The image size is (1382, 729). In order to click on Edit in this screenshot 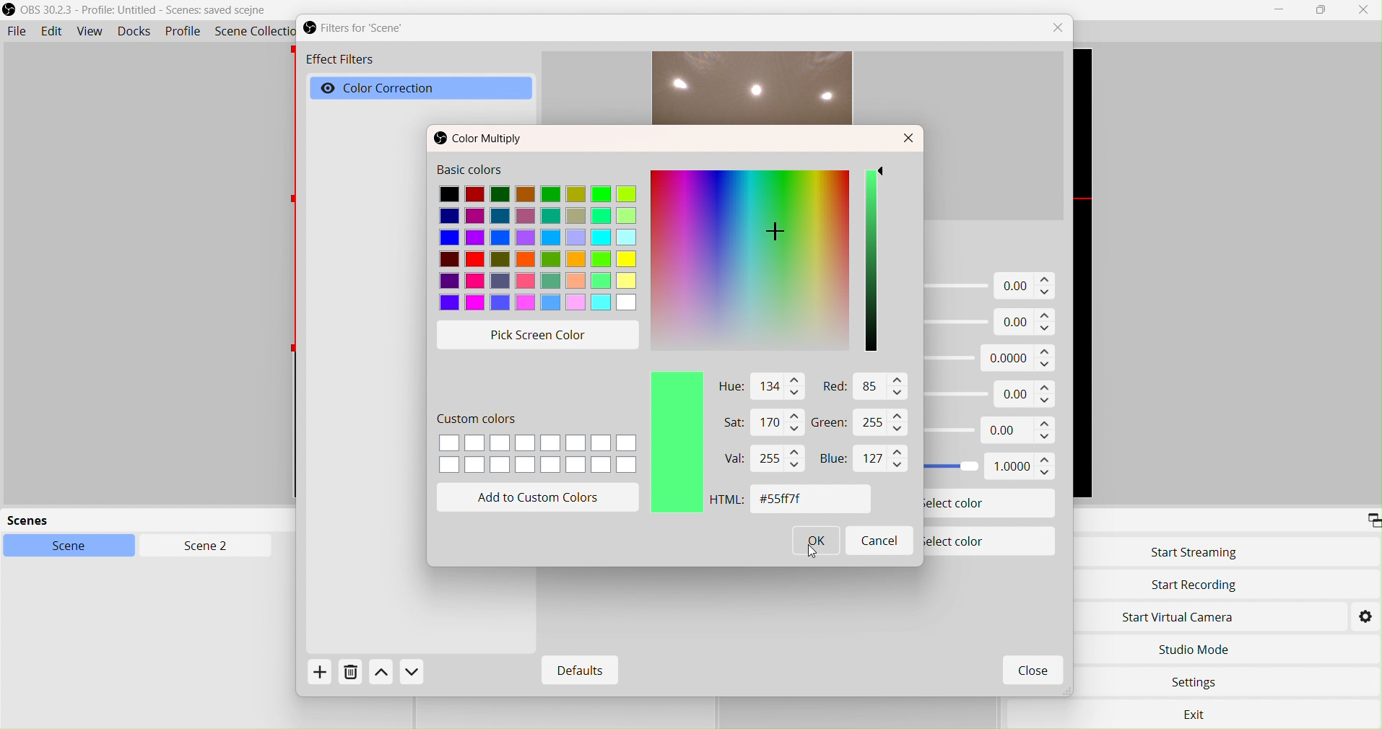, I will do `click(51, 32)`.